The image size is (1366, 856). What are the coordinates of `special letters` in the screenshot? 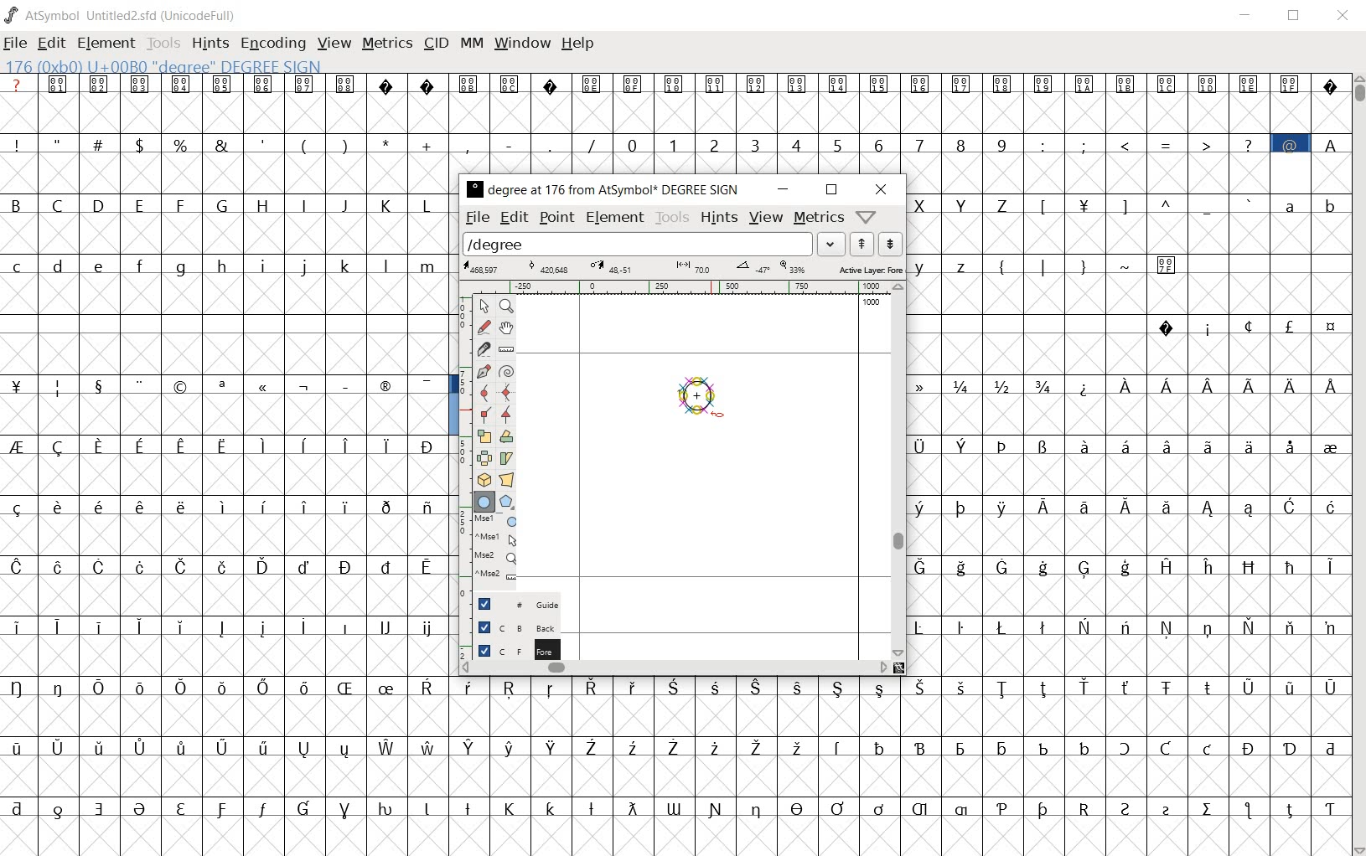 It's located at (230, 624).